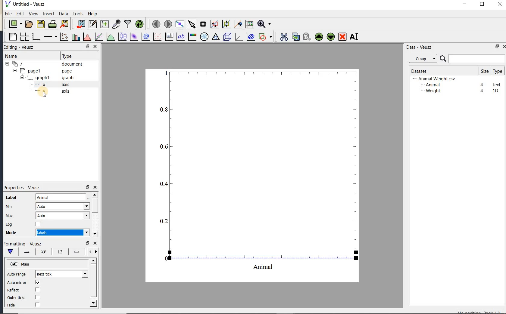 This screenshot has height=314, width=506. Describe the element at coordinates (307, 37) in the screenshot. I see `paste widget from the clipboard` at that location.